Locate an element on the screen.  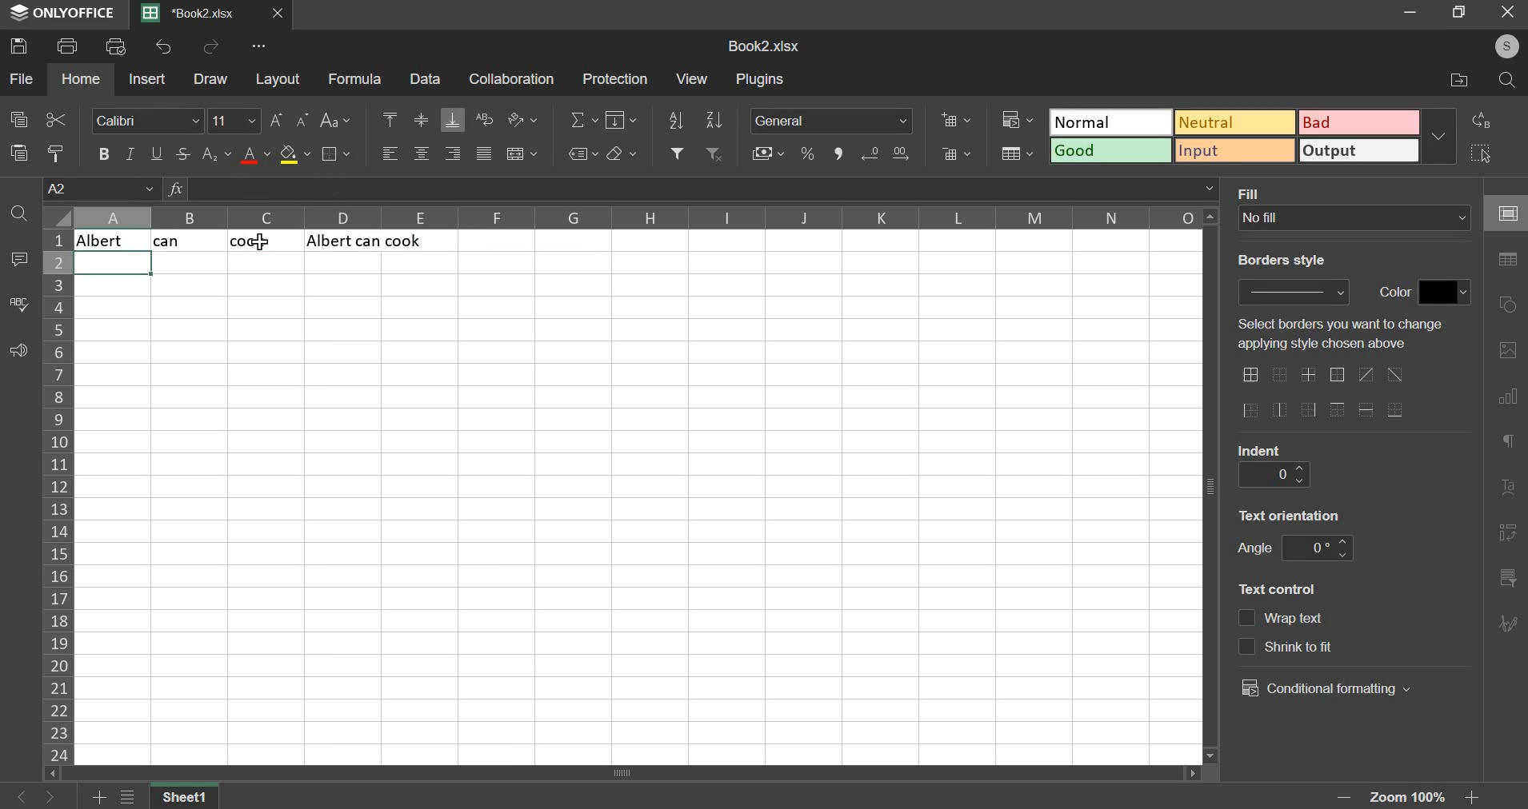
text is located at coordinates (1297, 620).